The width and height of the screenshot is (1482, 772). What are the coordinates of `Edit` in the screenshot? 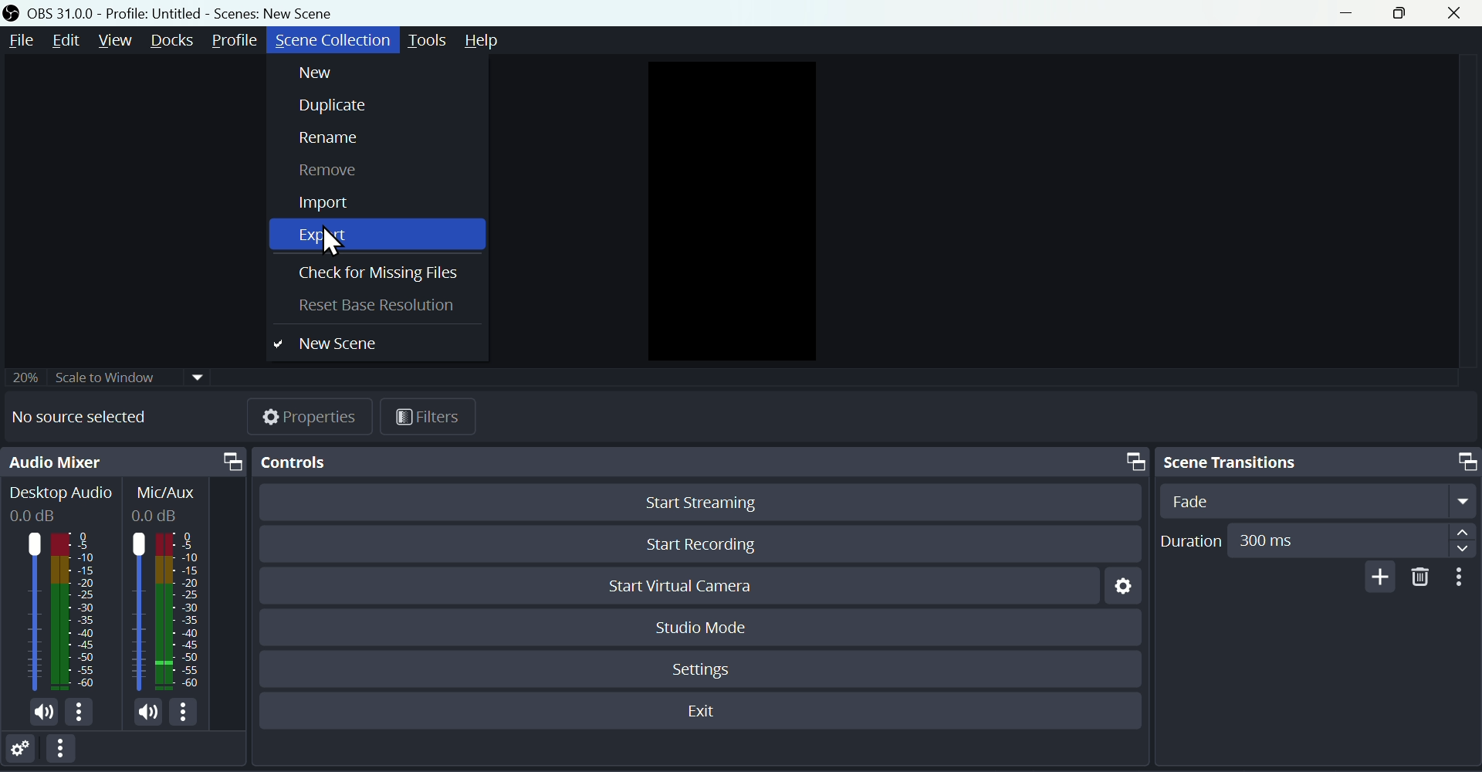 It's located at (64, 41).